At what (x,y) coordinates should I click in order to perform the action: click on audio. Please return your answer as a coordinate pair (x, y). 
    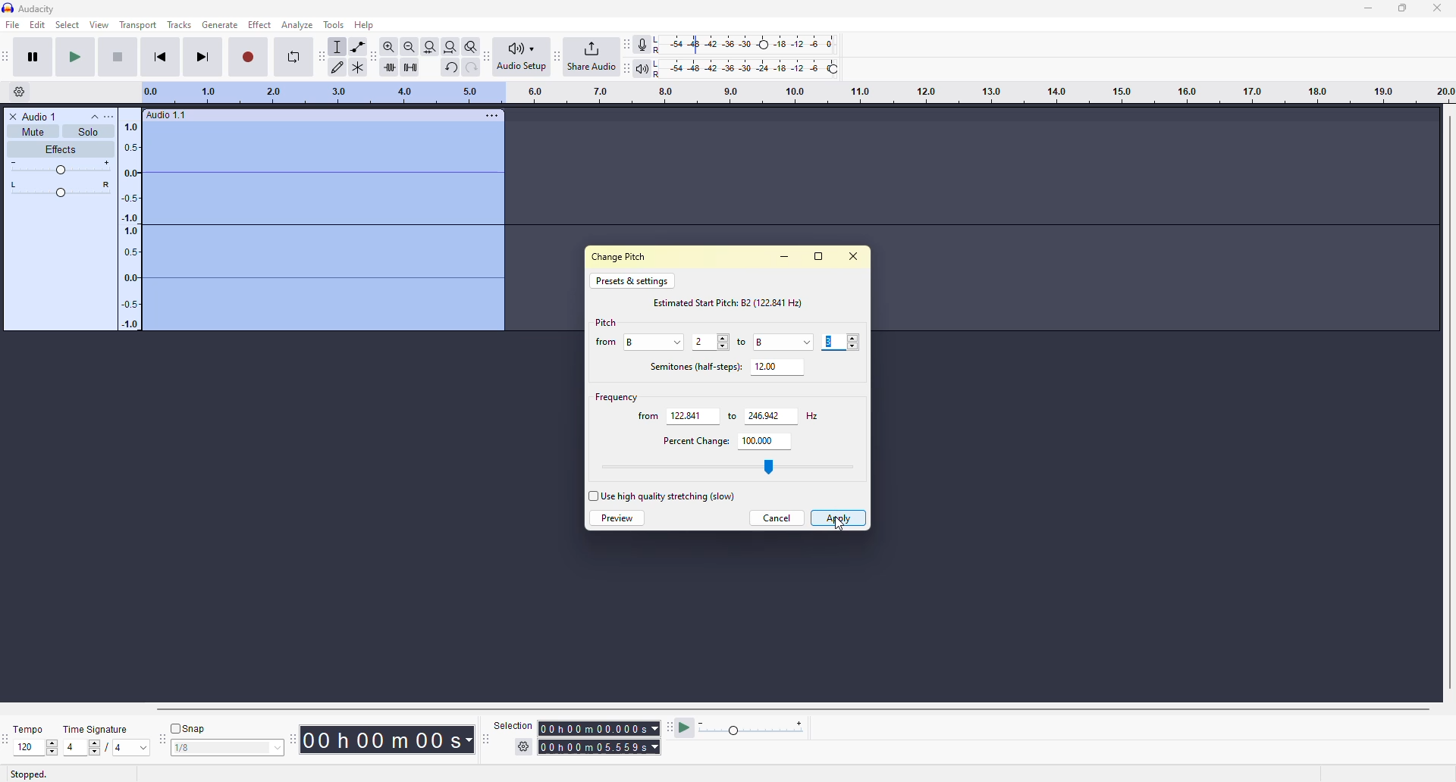
    Looking at the image, I should click on (167, 115).